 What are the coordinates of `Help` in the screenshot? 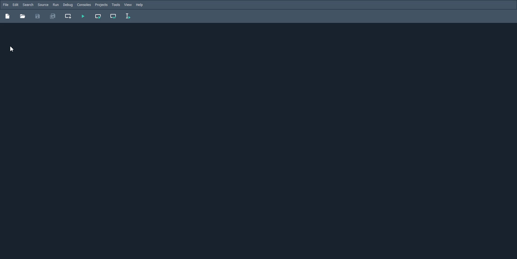 It's located at (140, 5).